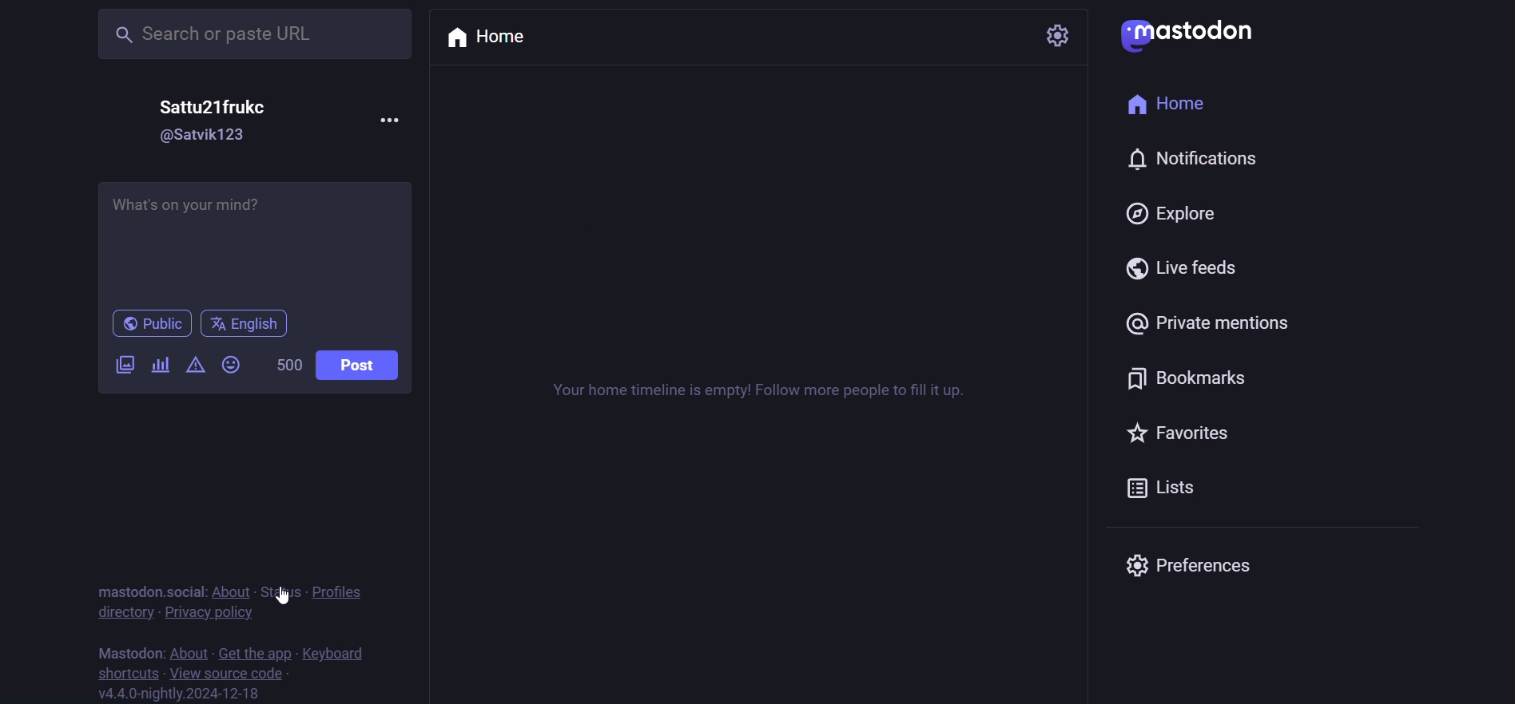 The width and height of the screenshot is (1515, 704). I want to click on live feed, so click(1183, 267).